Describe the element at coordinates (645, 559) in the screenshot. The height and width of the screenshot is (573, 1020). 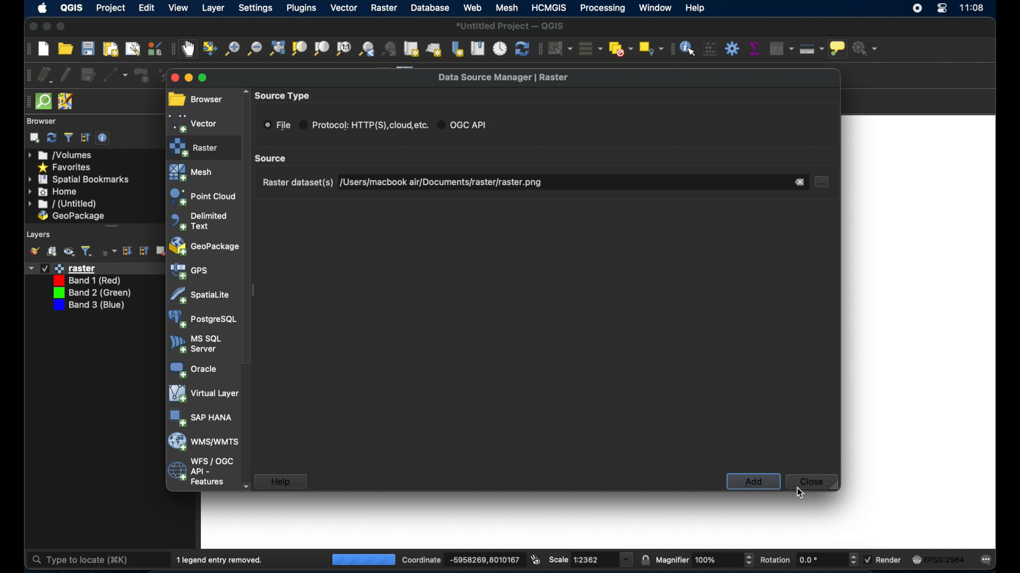
I see `lock scale` at that location.